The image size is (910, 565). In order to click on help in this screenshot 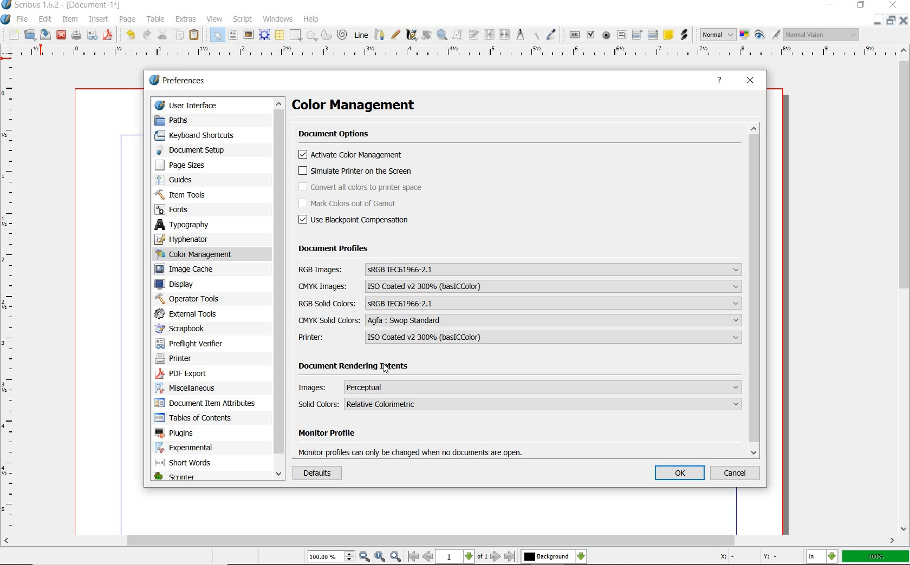, I will do `click(312, 19)`.